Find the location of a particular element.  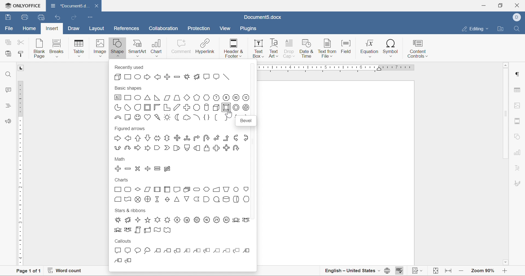

chart is located at coordinates (156, 46).